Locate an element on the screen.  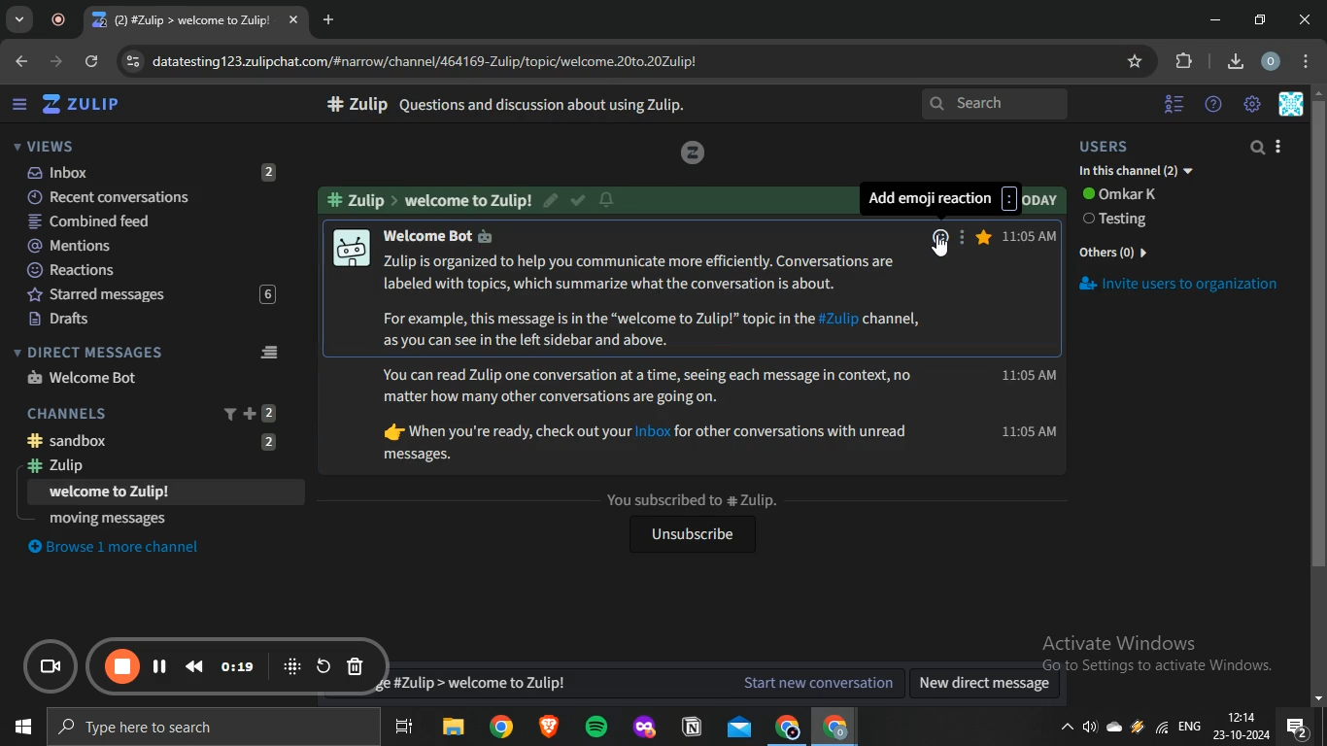
wifi is located at coordinates (1160, 732).